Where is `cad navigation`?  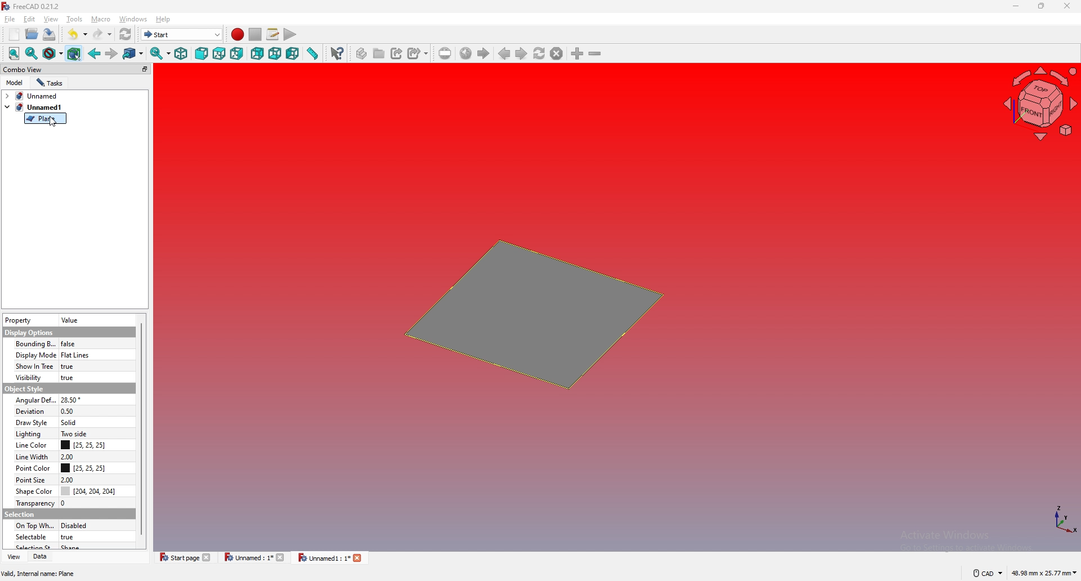 cad navigation is located at coordinates (987, 573).